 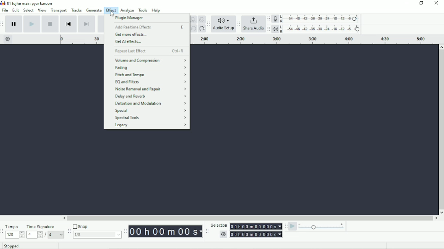 What do you see at coordinates (58, 11) in the screenshot?
I see `Transport` at bounding box center [58, 11].